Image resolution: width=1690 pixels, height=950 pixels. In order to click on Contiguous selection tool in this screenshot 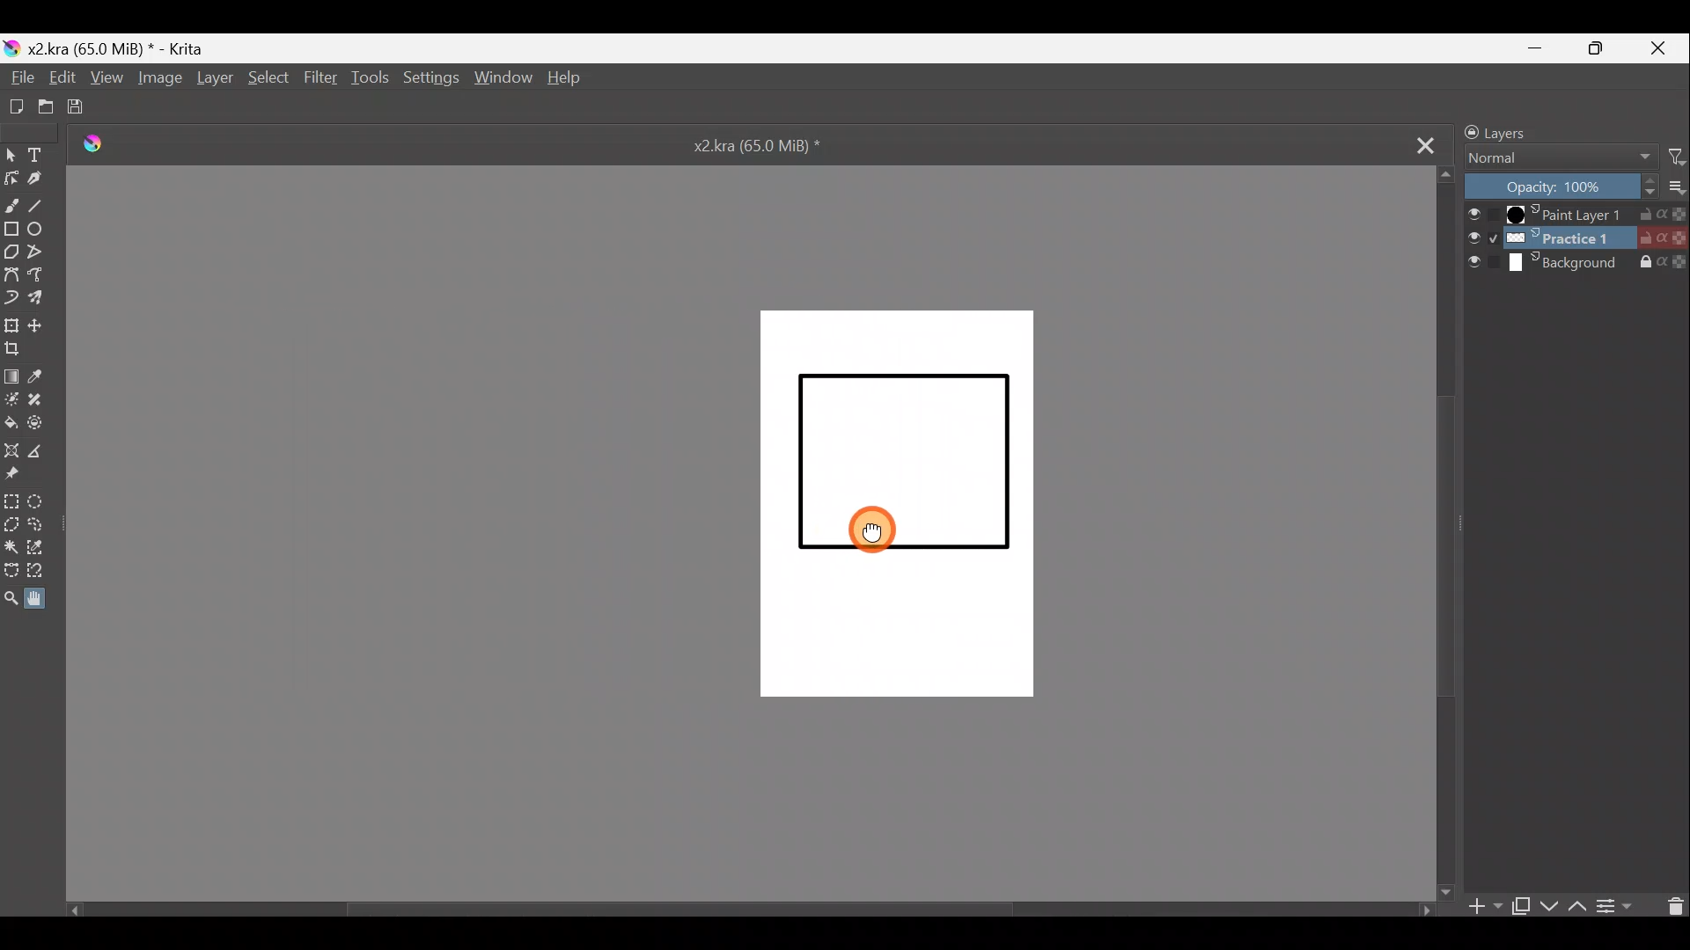, I will do `click(11, 548)`.